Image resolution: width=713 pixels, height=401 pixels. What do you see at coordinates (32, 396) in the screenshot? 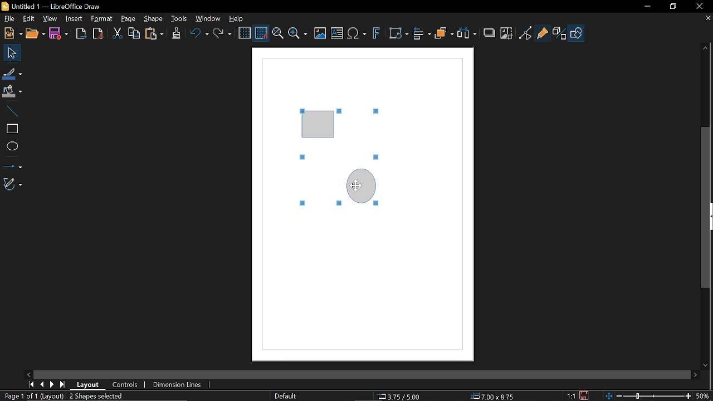
I see `Current page` at bounding box center [32, 396].